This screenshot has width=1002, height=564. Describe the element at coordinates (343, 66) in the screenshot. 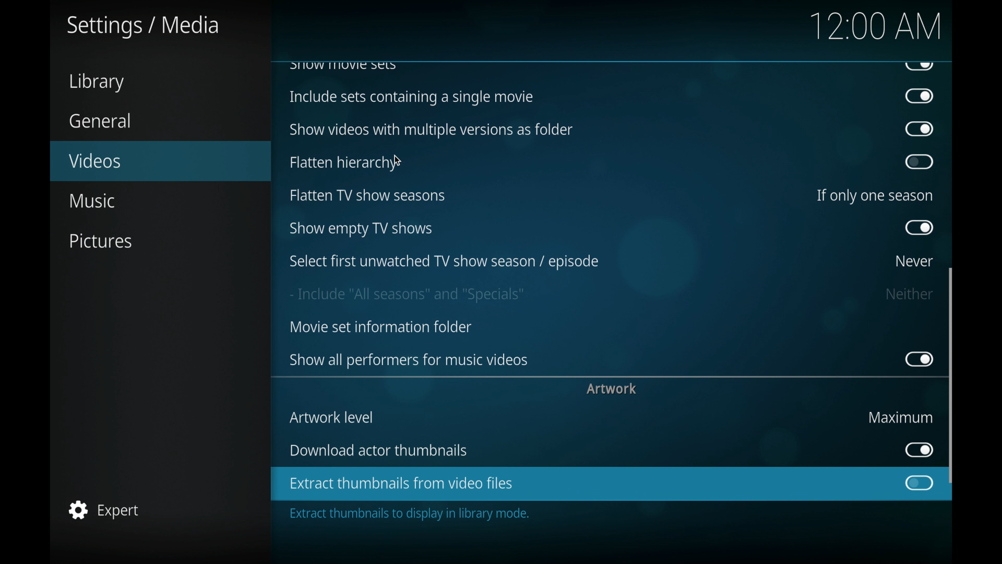

I see `show movie sets` at that location.